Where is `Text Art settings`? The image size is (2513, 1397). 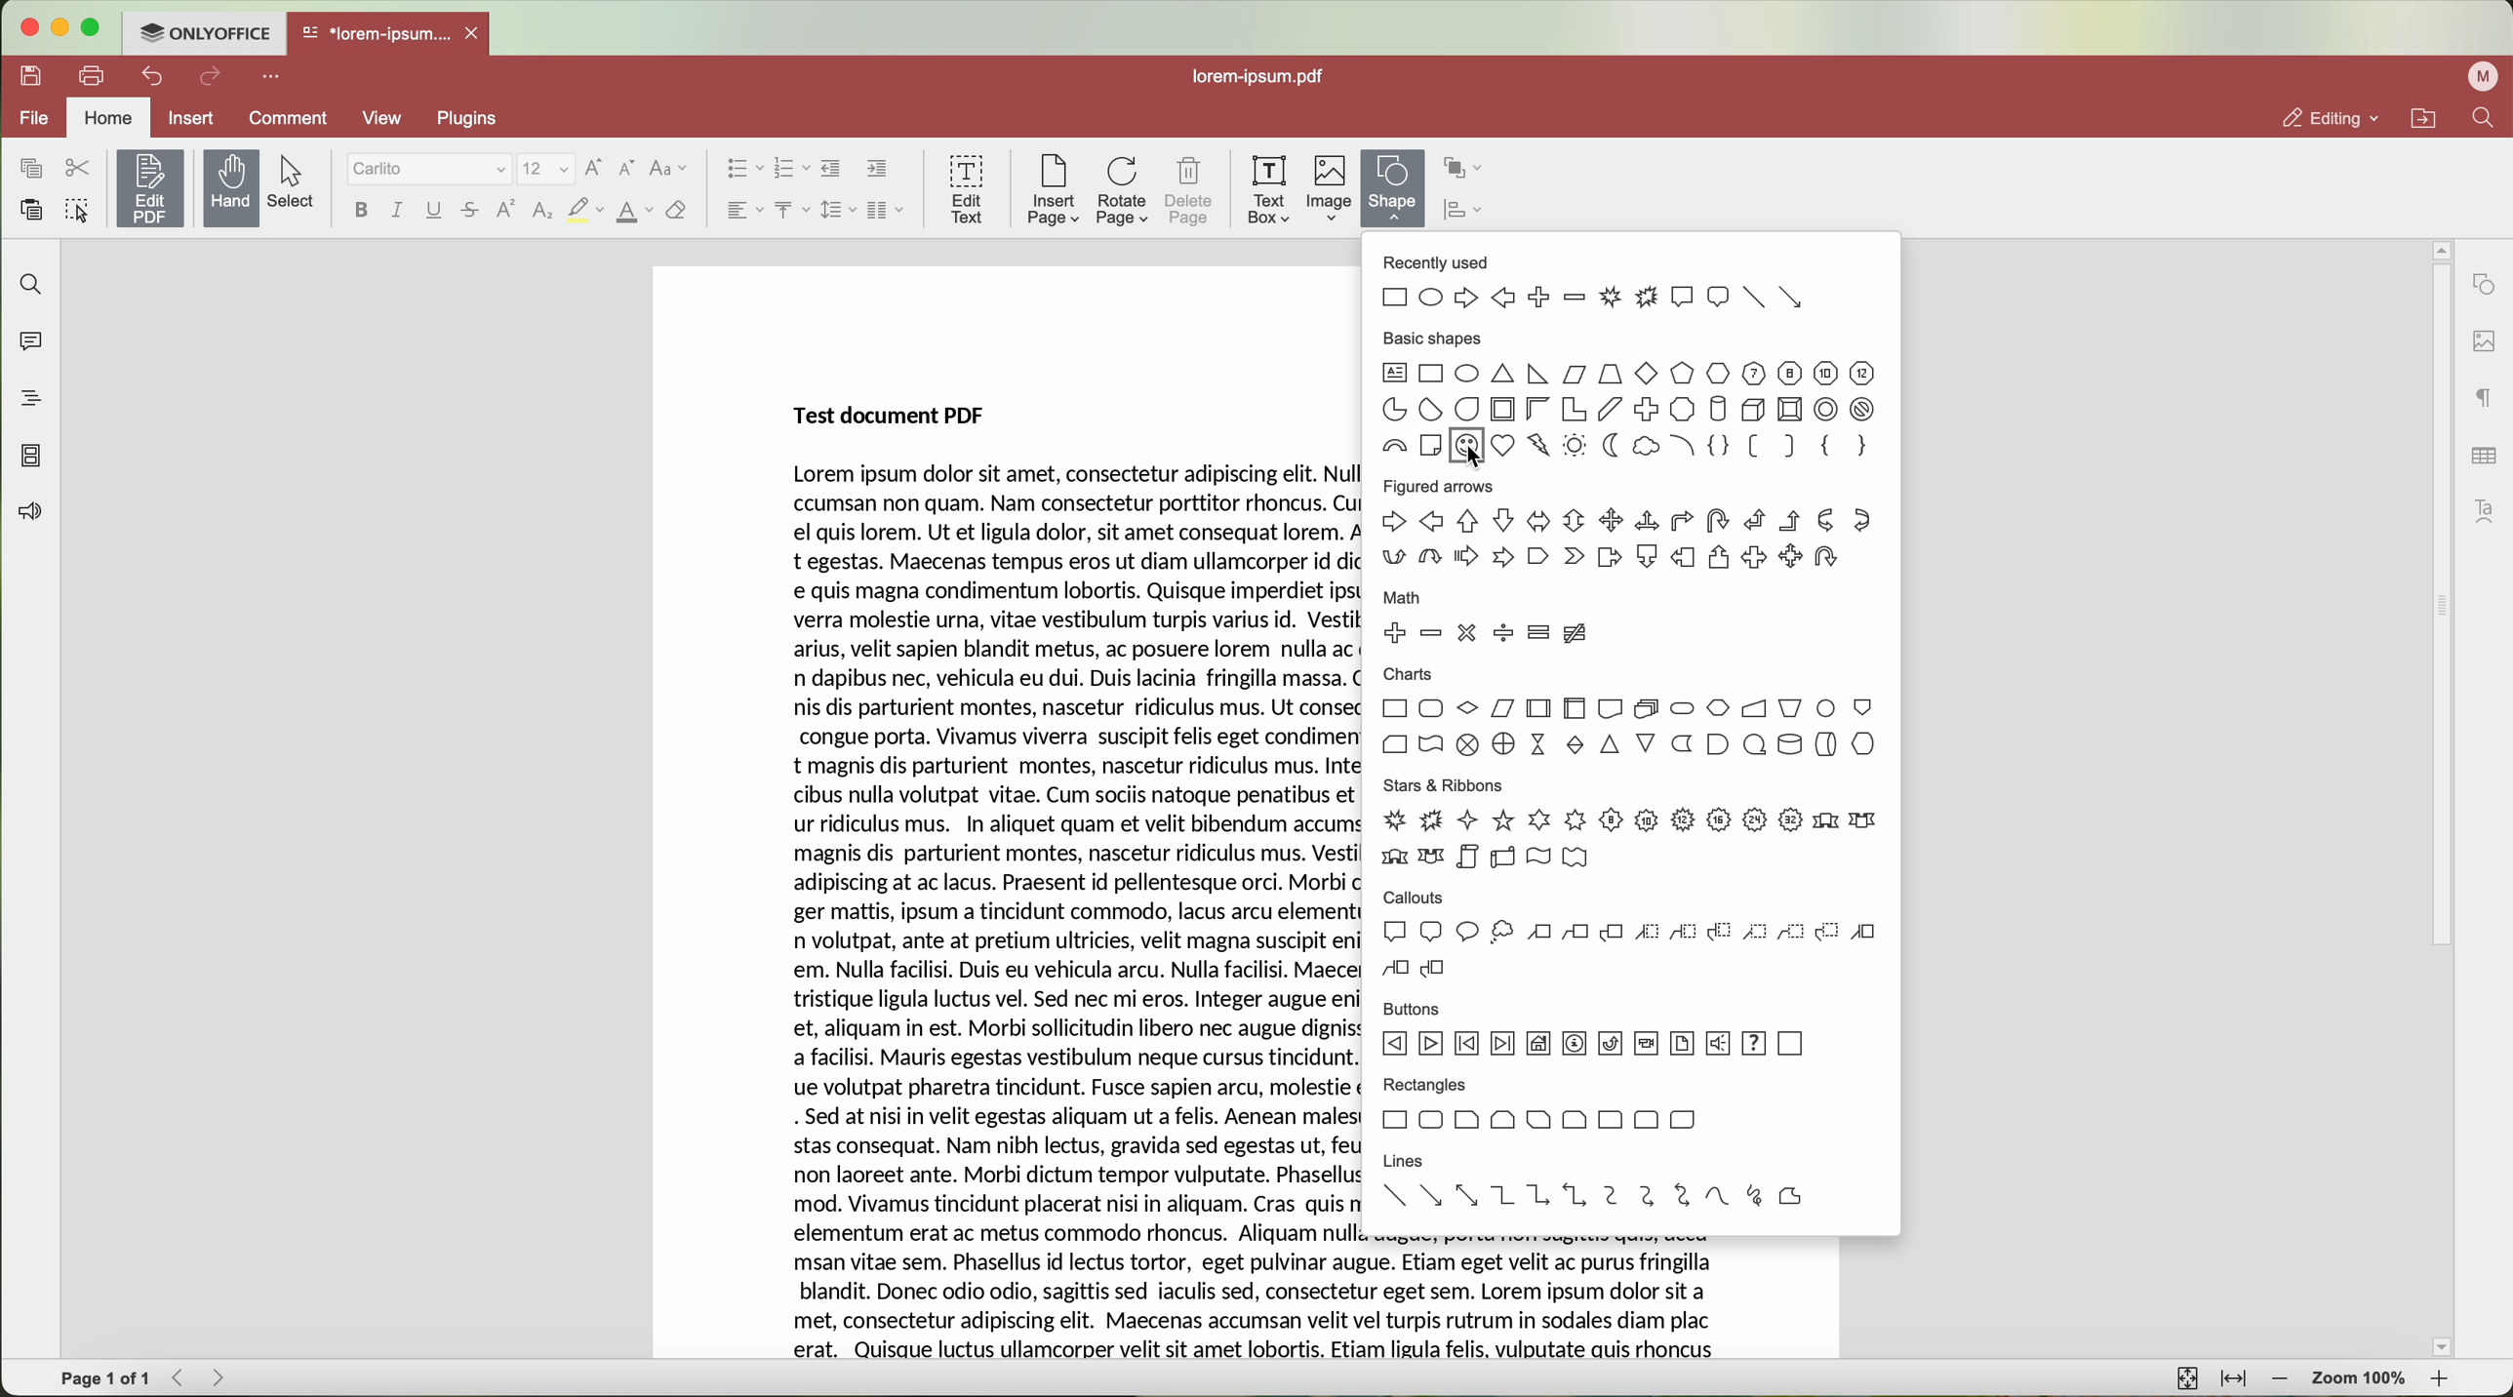
Text Art settings is located at coordinates (2487, 508).